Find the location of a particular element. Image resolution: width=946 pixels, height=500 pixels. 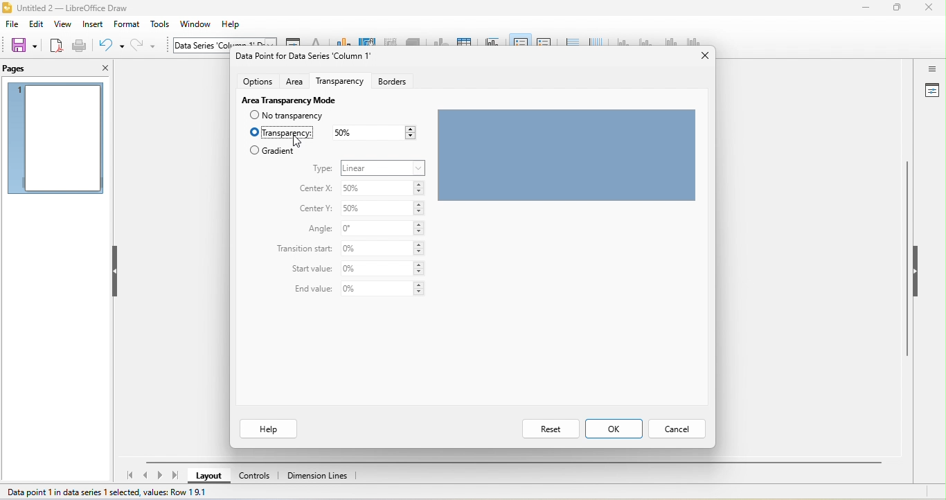

titles is located at coordinates (490, 39).